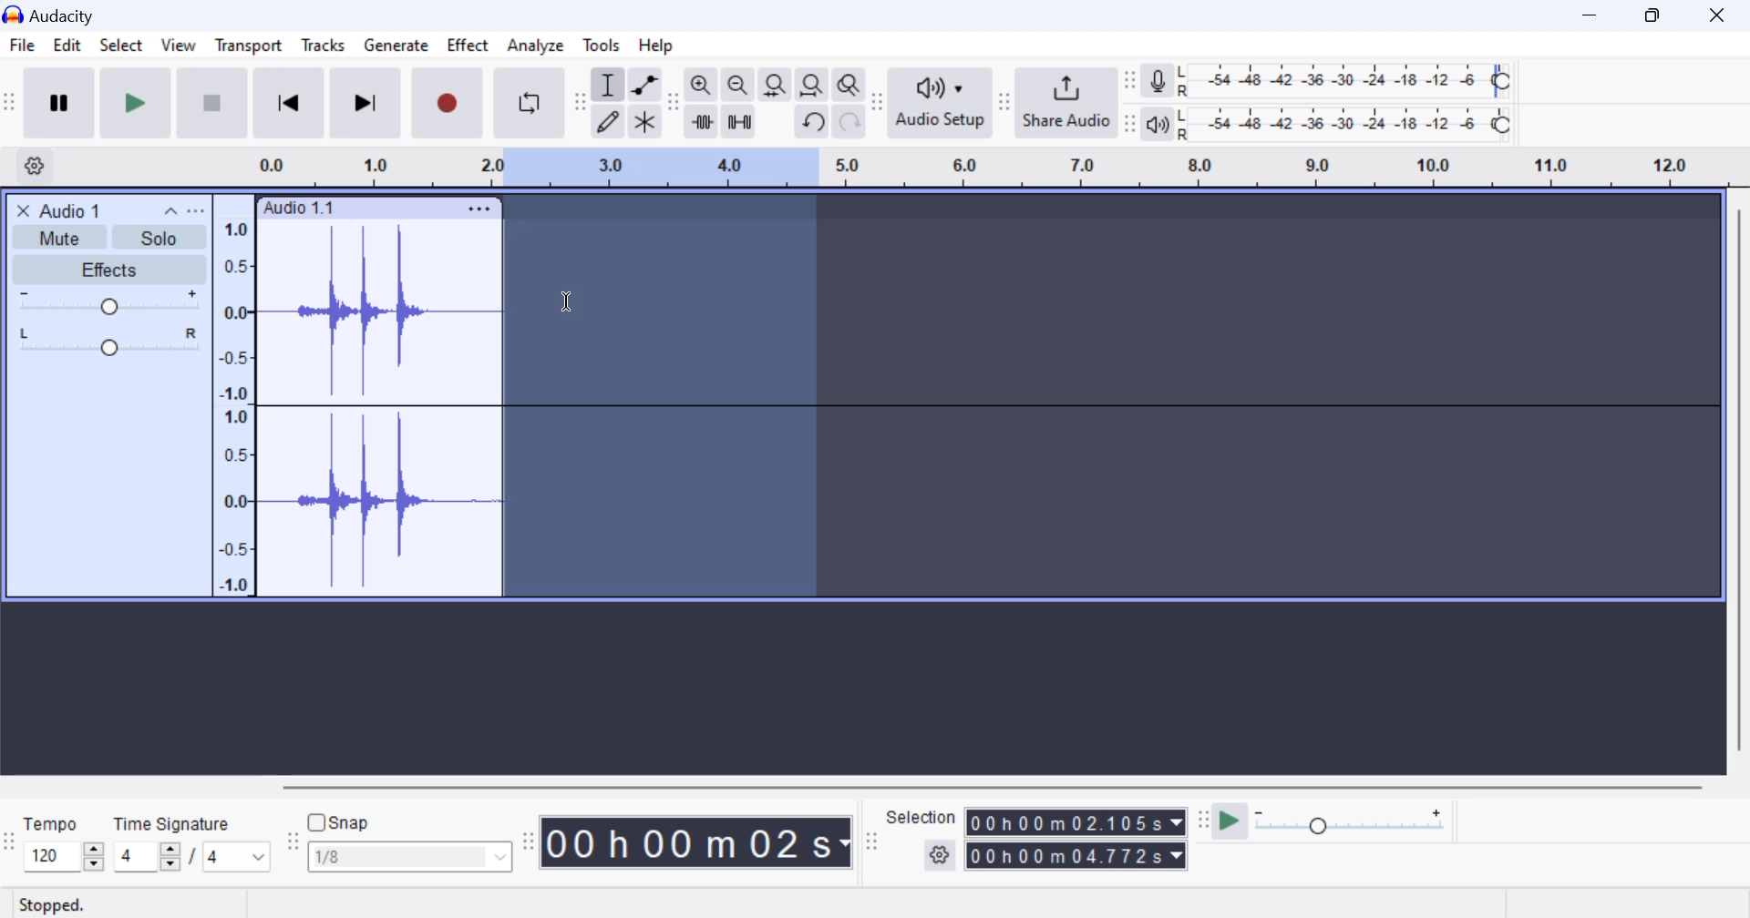 This screenshot has width=1750, height=918. Describe the element at coordinates (569, 305) in the screenshot. I see `Cursor` at that location.